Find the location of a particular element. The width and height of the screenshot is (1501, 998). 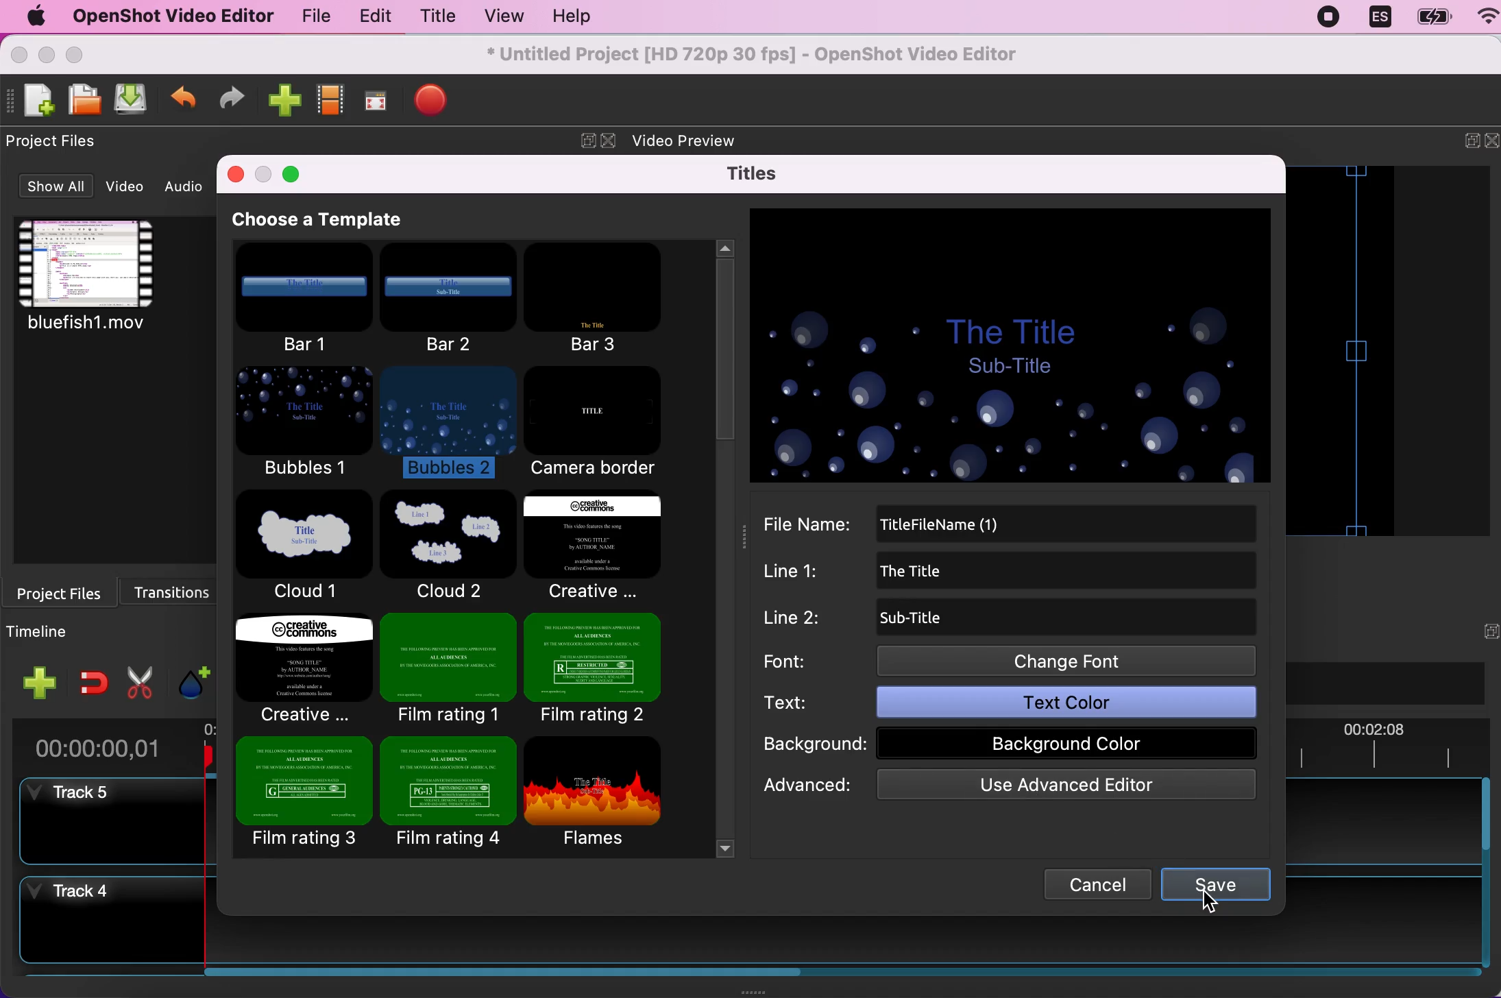

the title sub-title is located at coordinates (1010, 349).